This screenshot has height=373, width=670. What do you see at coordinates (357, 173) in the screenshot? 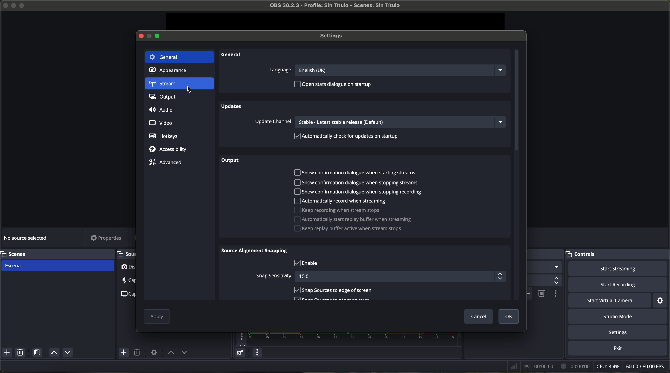
I see `show confirmation dialogue when starting streams` at bounding box center [357, 173].